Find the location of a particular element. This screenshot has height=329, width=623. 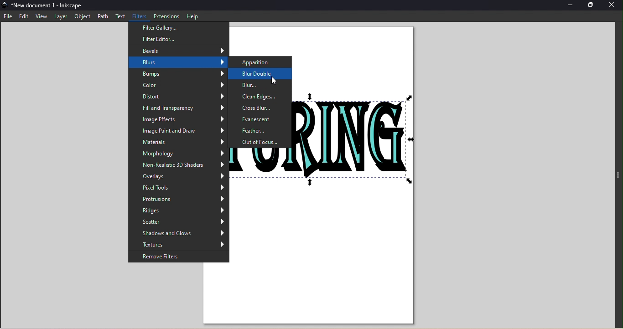

Shadows and glows is located at coordinates (179, 234).